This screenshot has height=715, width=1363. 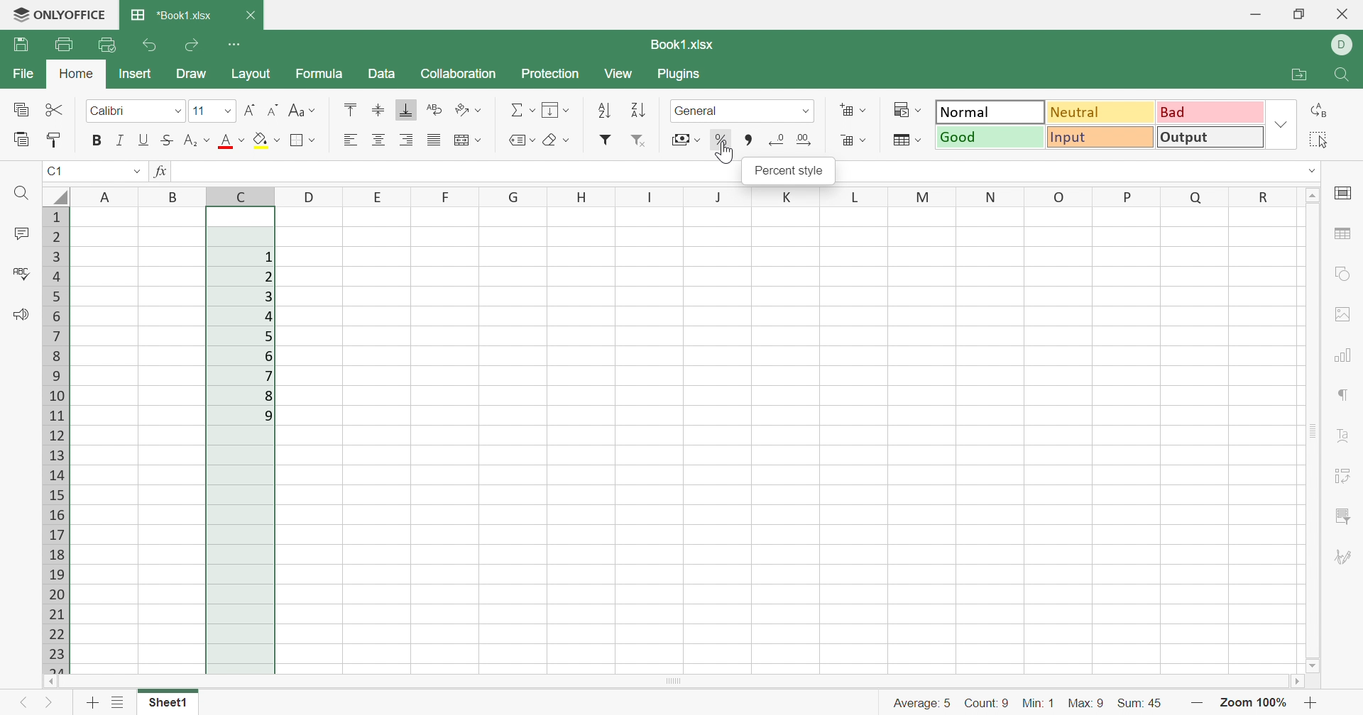 I want to click on Insert cells, so click(x=853, y=112).